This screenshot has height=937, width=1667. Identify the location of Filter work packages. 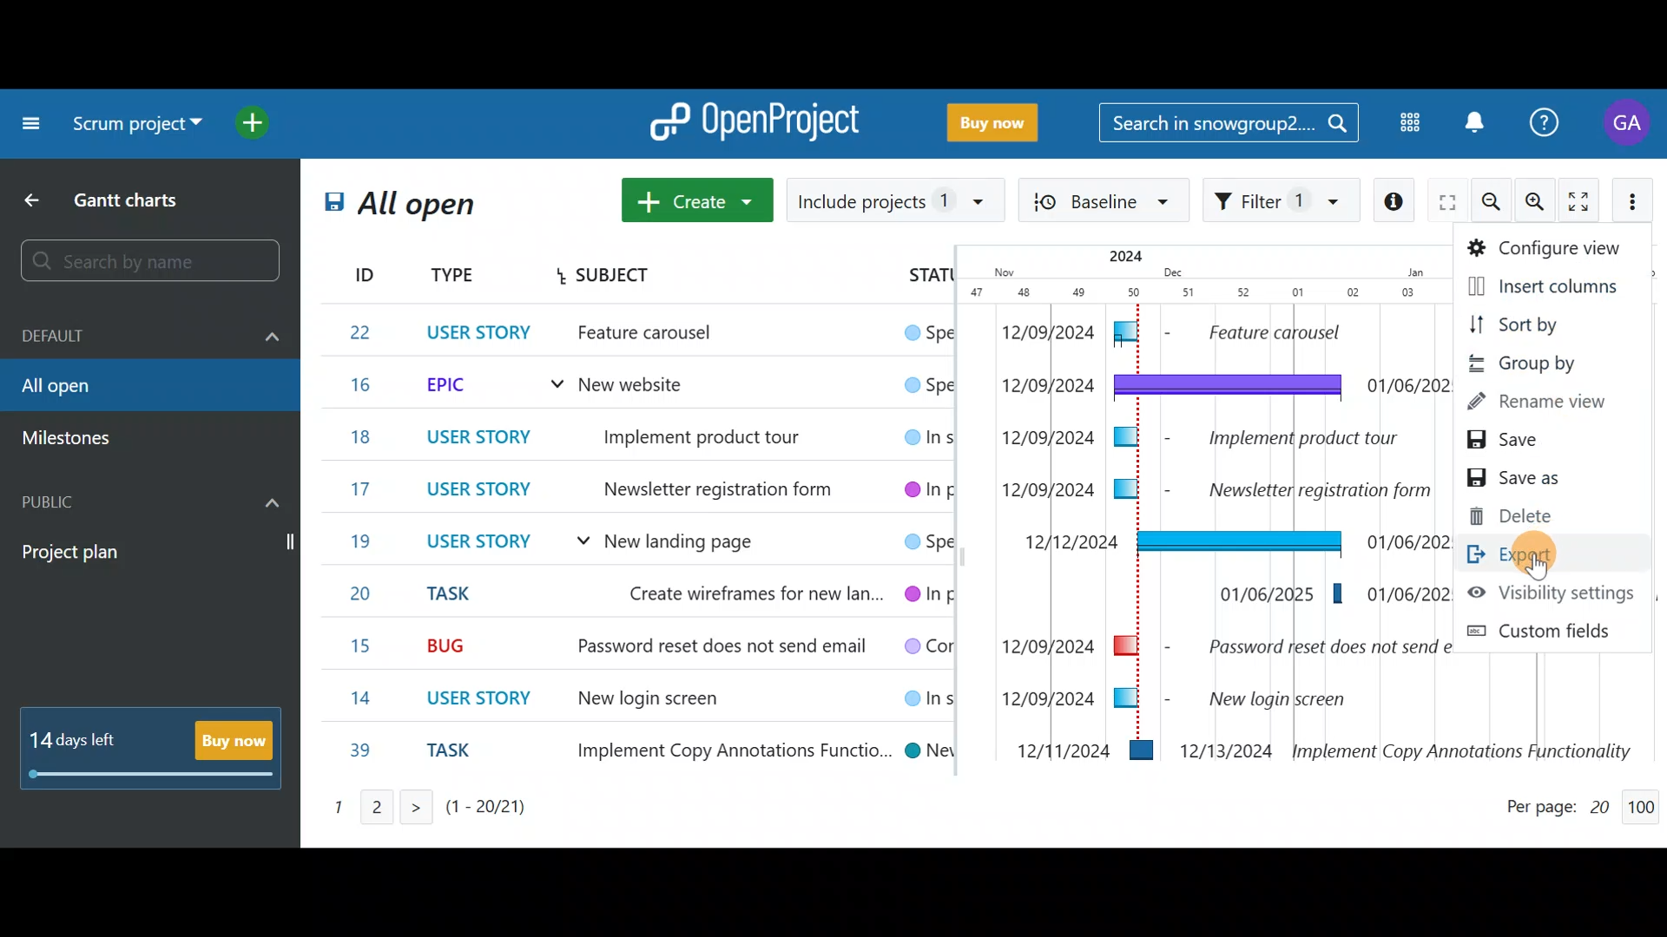
(1282, 202).